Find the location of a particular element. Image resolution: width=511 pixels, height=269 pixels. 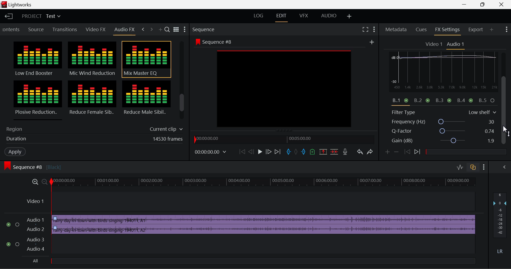

AUDIO Layout is located at coordinates (328, 16).